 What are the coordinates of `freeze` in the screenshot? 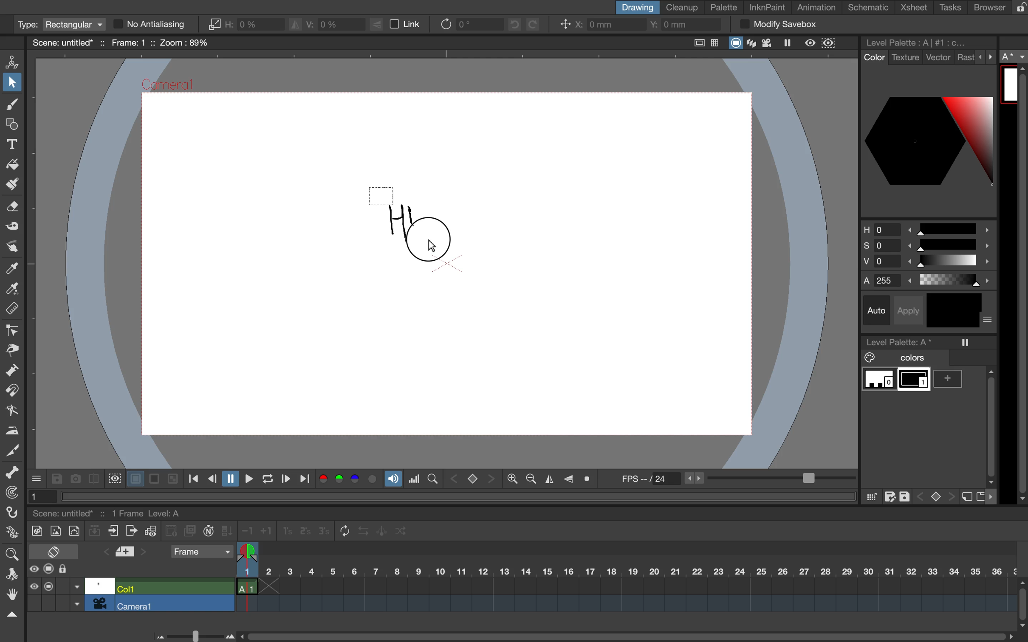 It's located at (791, 44).